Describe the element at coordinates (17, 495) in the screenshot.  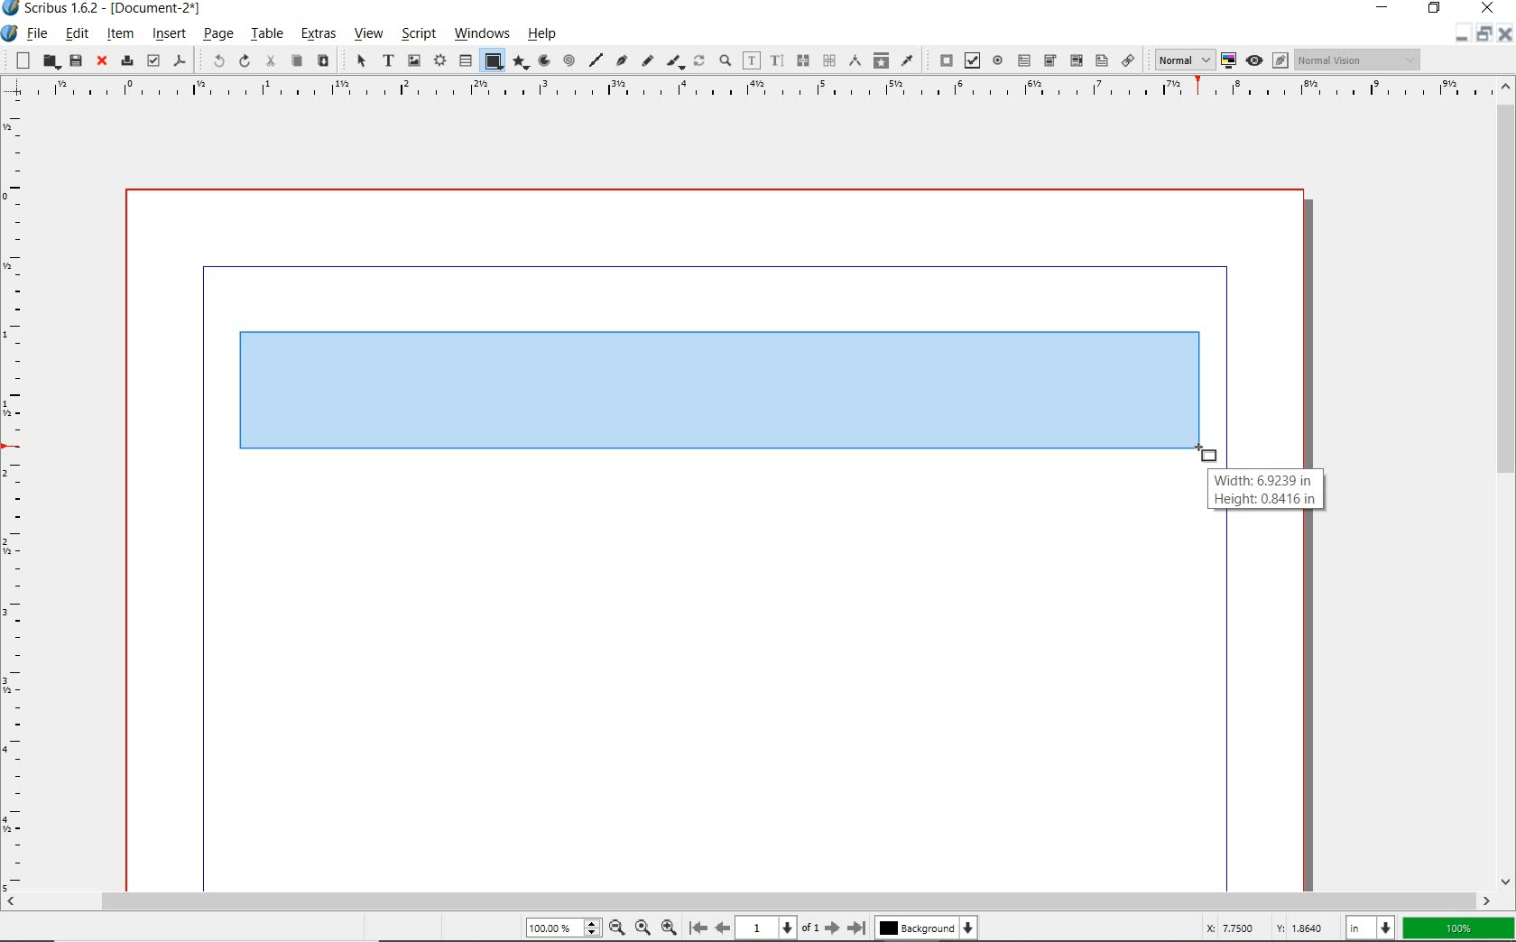
I see `ruler` at that location.